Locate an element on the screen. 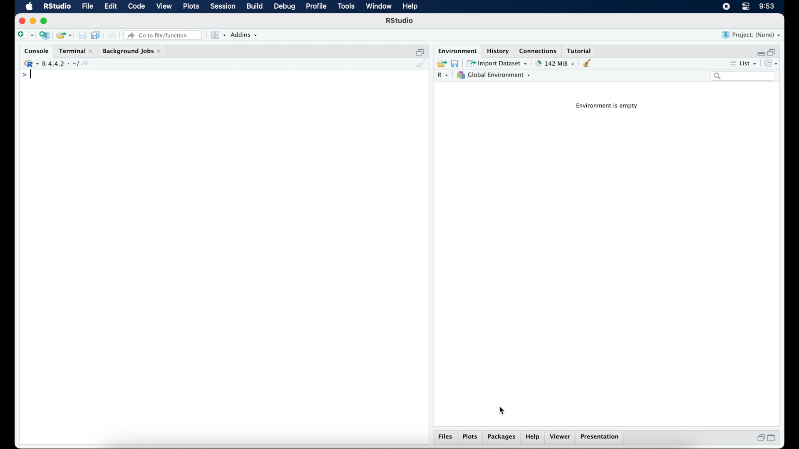  R 4.4.2 is located at coordinates (56, 62).